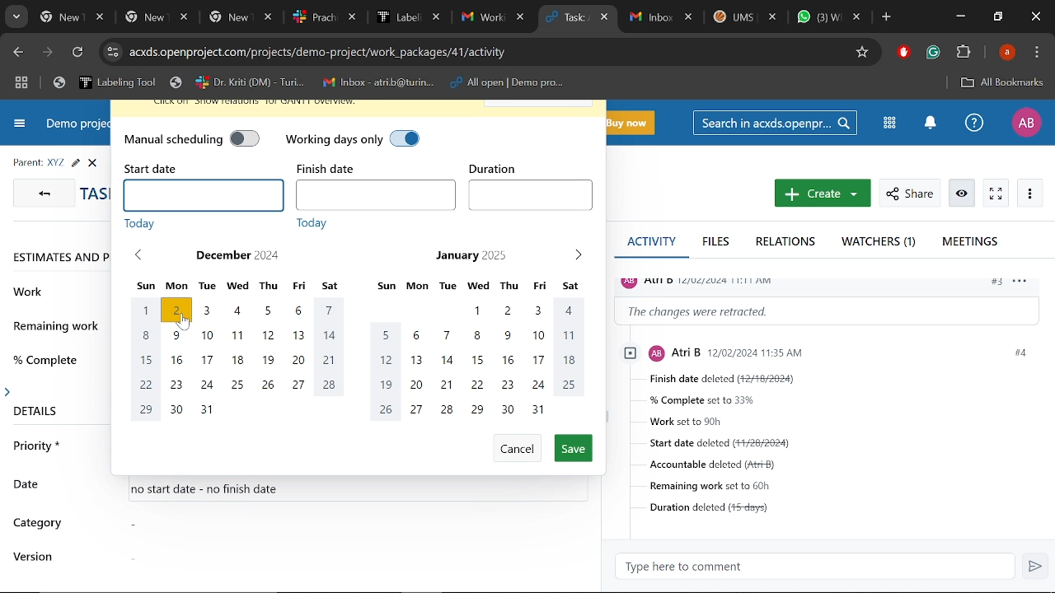 Image resolution: width=1055 pixels, height=593 pixels. I want to click on working days only, so click(405, 138).